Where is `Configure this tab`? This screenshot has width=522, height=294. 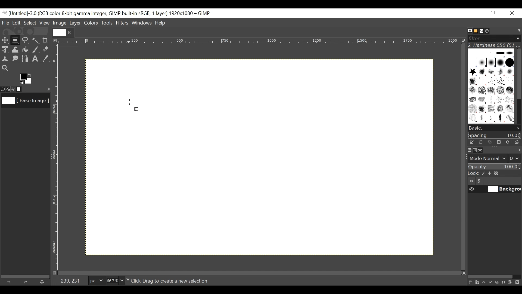 Configure this tab is located at coordinates (47, 89).